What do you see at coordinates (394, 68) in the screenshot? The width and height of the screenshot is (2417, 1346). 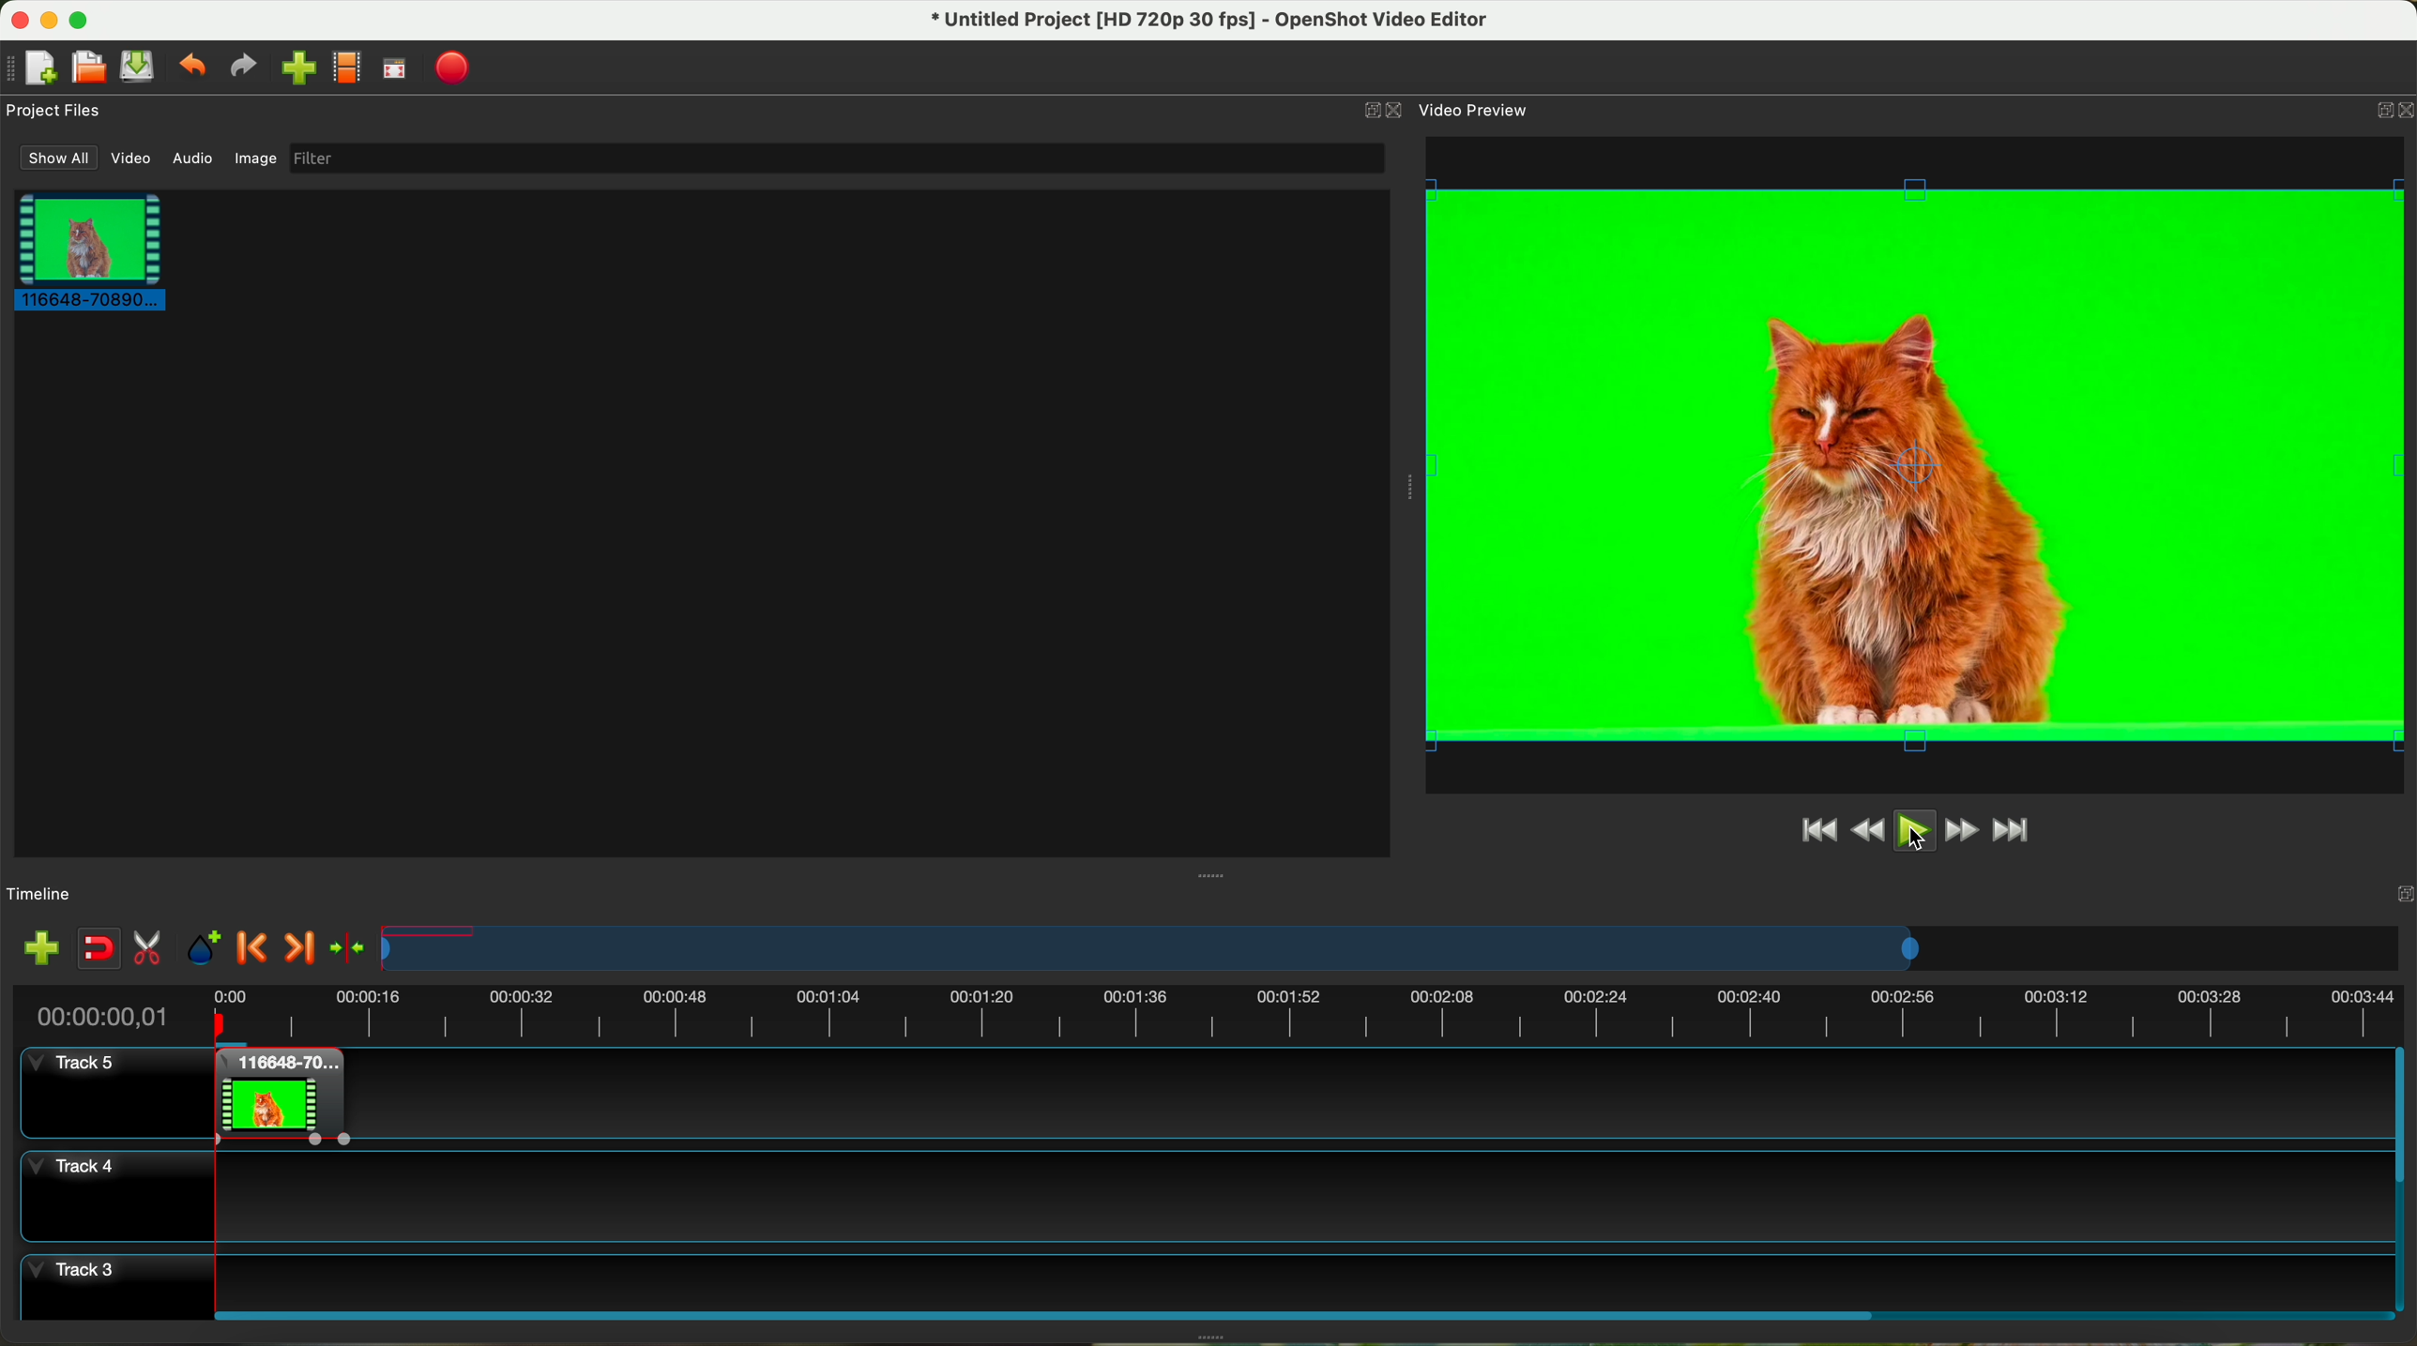 I see `full screen` at bounding box center [394, 68].